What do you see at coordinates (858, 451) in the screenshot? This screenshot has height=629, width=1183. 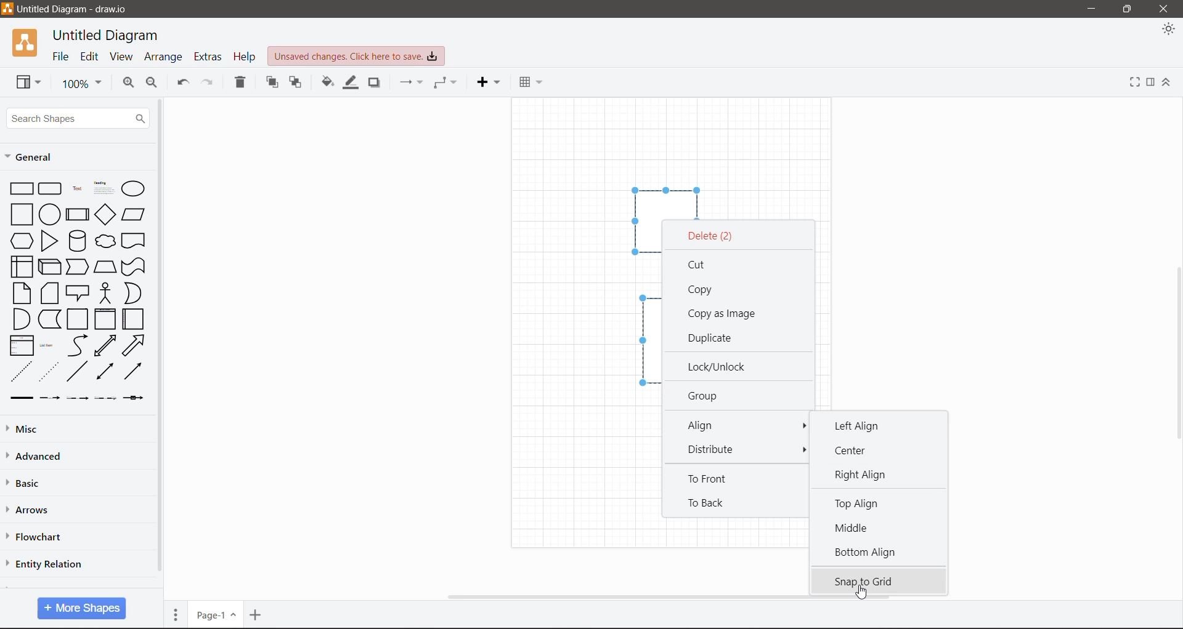 I see `Center` at bounding box center [858, 451].